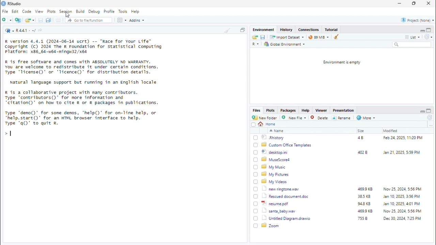 The image size is (436, 245). I want to click on R, so click(256, 44).